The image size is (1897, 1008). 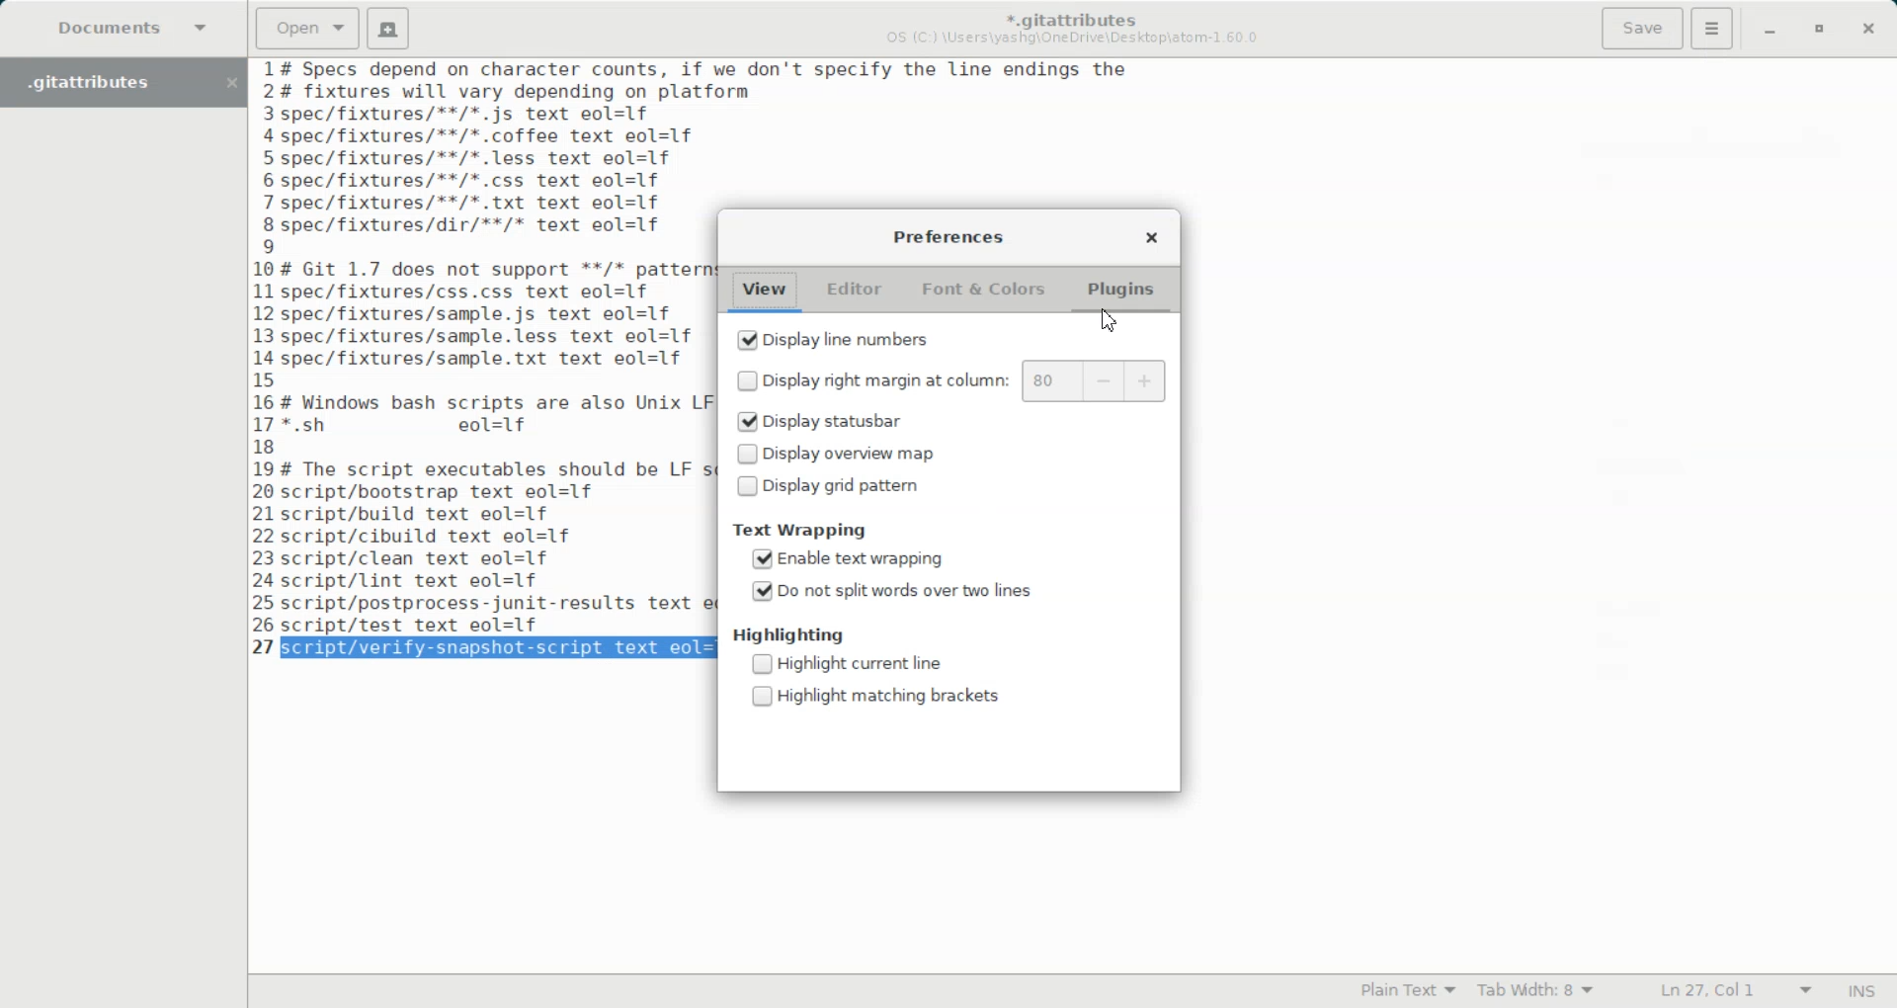 I want to click on script/verify-snapshot-script text eol=lf, so click(x=492, y=648).